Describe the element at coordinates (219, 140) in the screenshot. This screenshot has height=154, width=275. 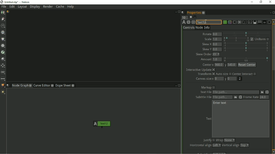
I see `Wrap` at that location.